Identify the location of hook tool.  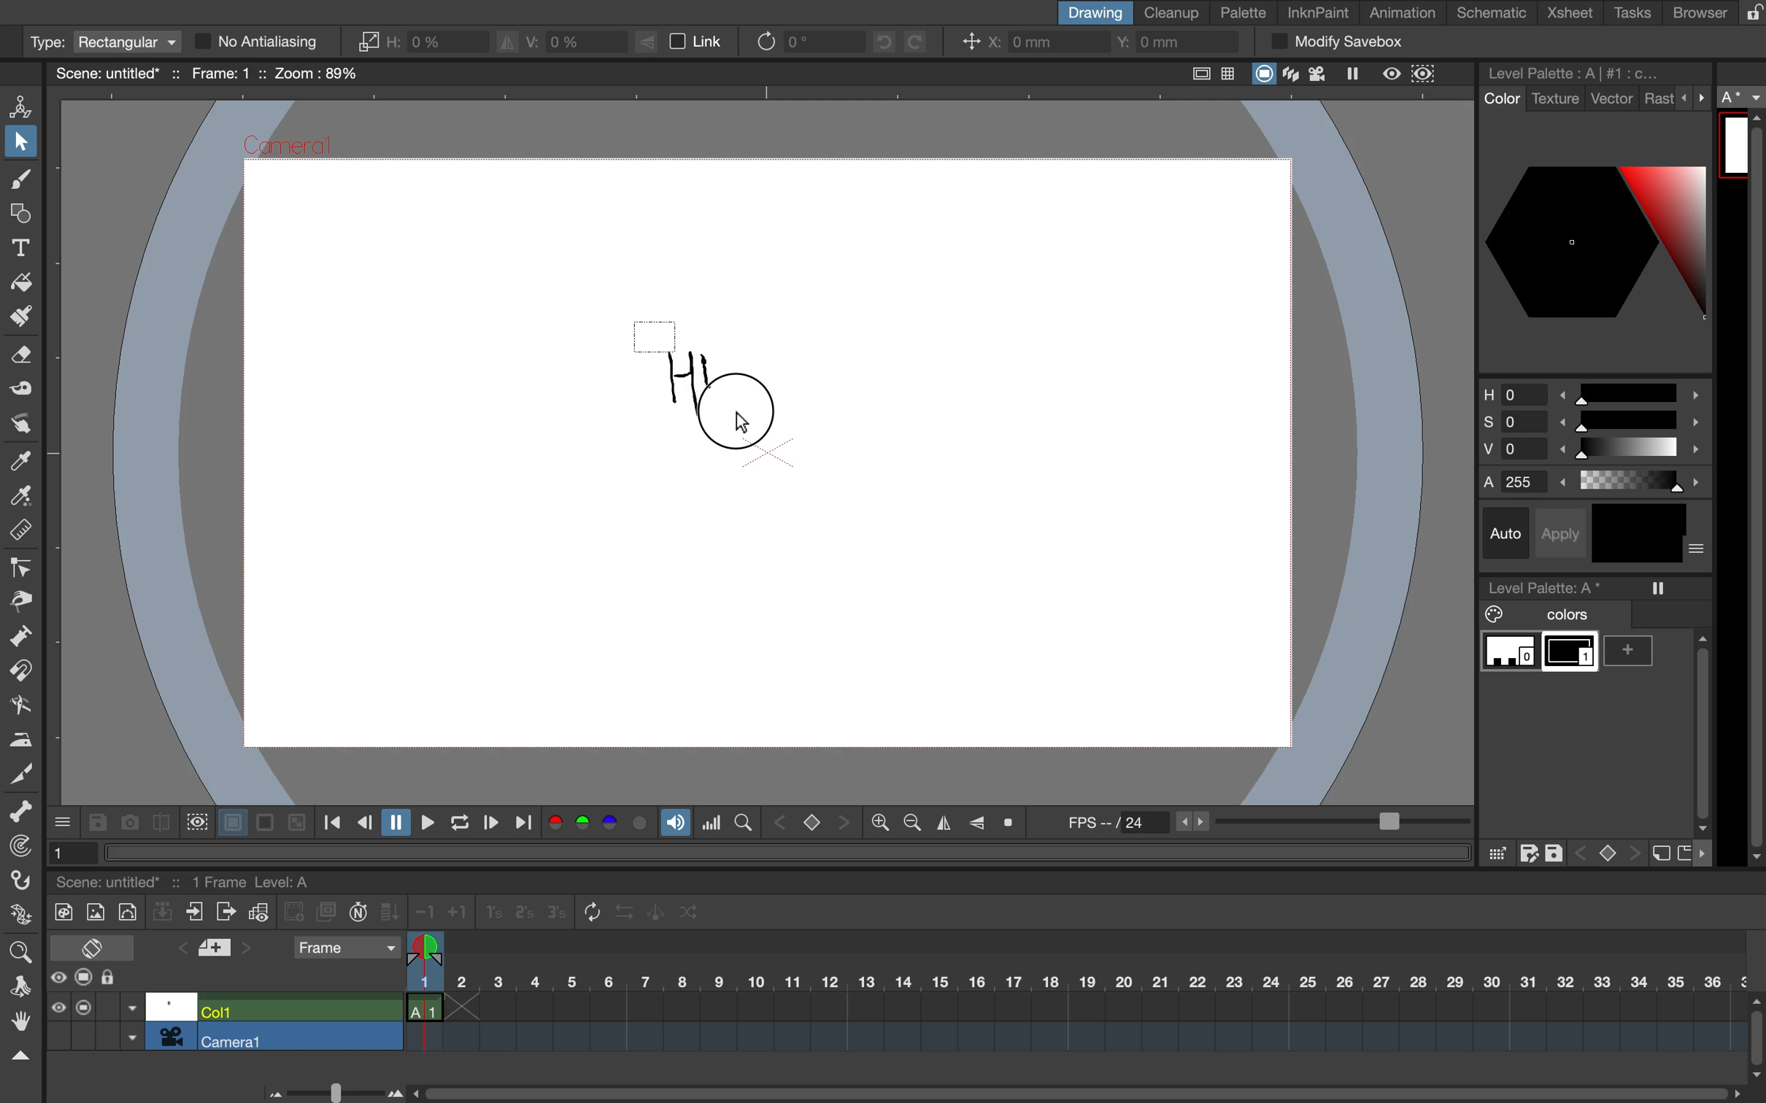
(23, 883).